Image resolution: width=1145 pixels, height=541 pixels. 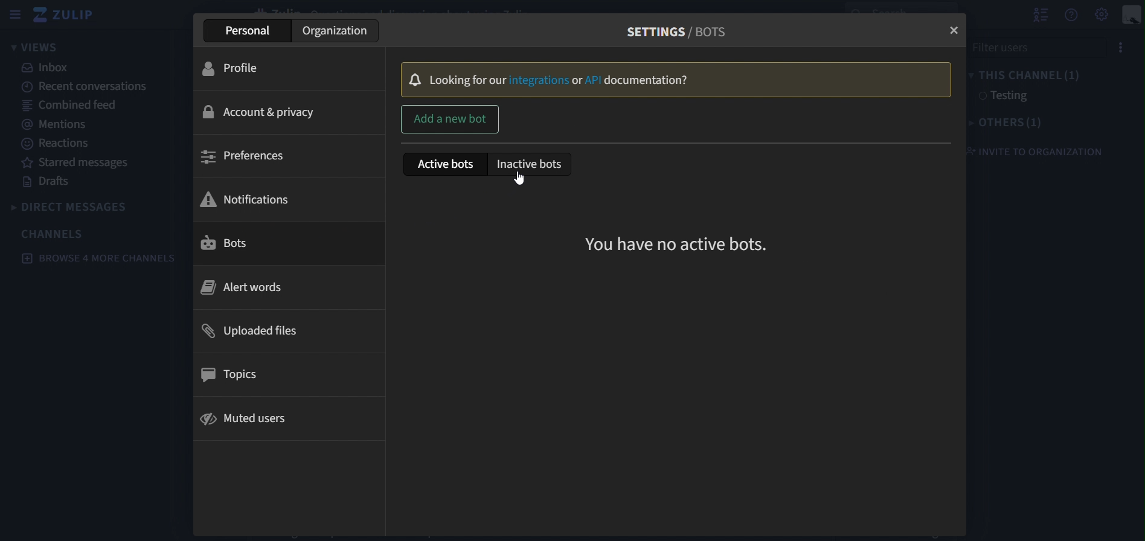 I want to click on or, so click(x=578, y=81).